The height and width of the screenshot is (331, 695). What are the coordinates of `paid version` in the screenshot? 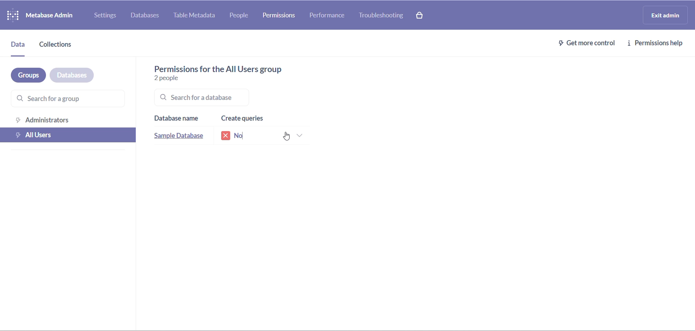 It's located at (424, 15).